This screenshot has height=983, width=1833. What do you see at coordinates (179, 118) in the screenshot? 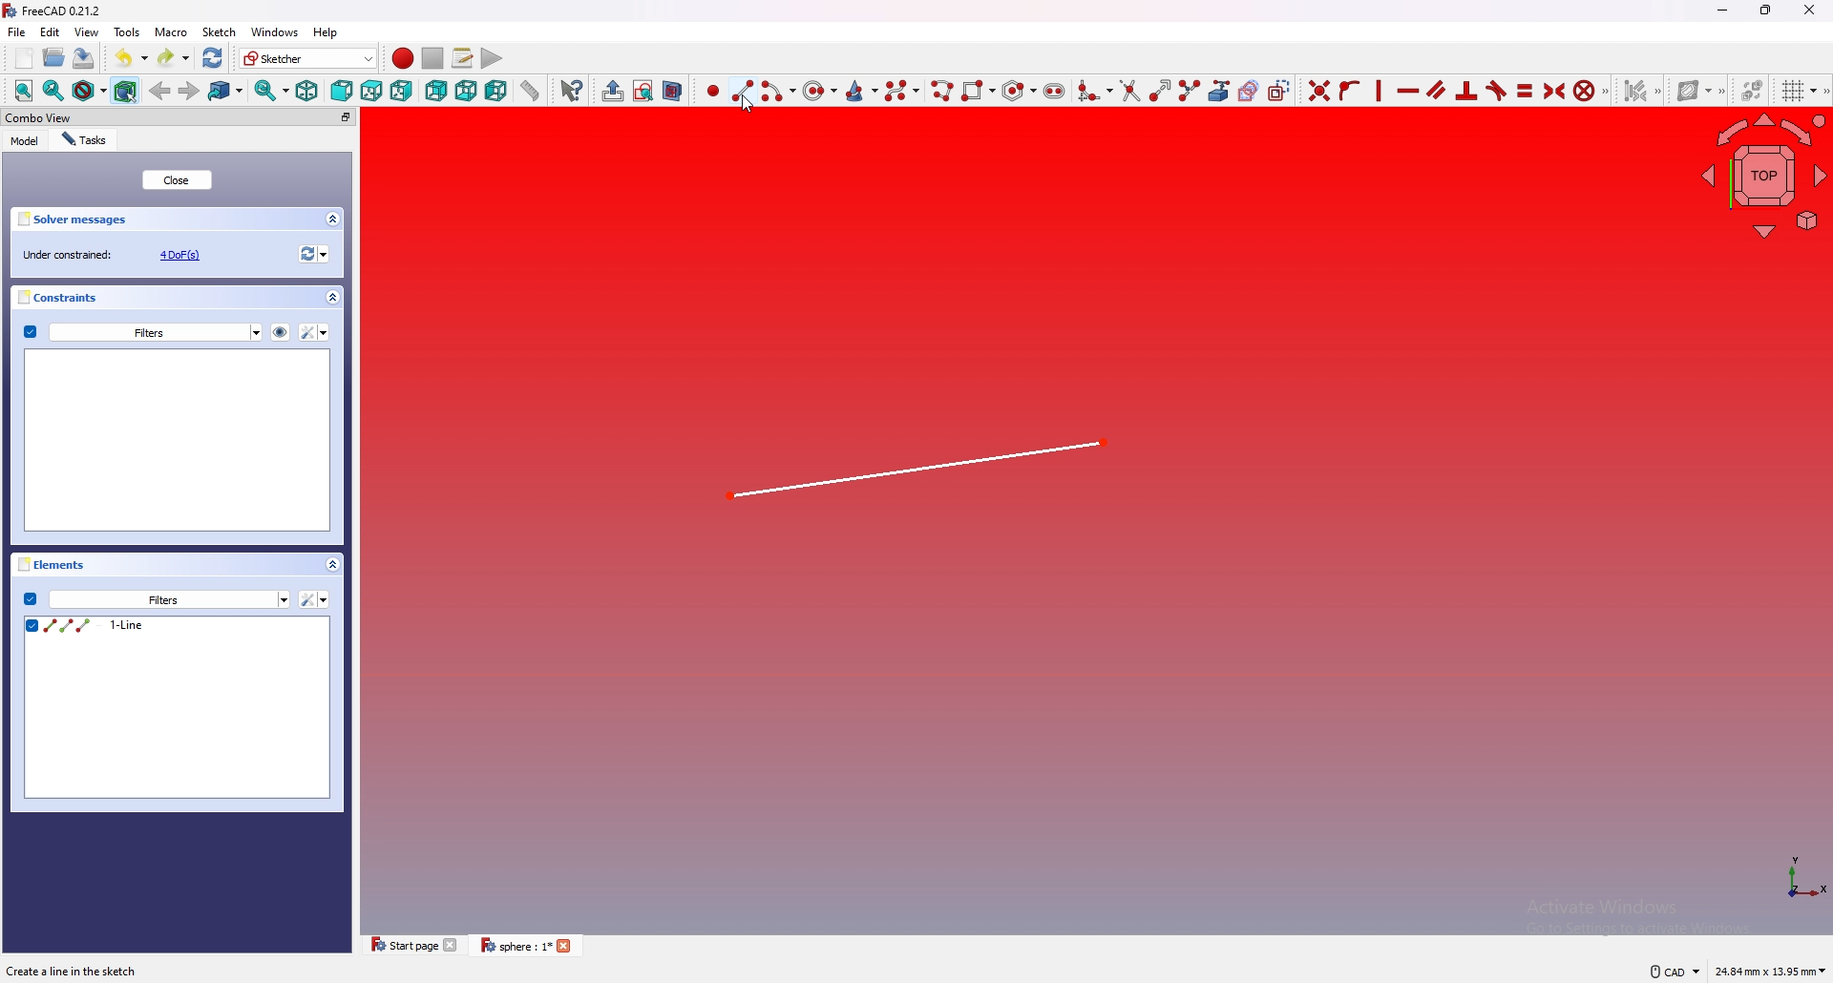
I see `Combo View` at bounding box center [179, 118].